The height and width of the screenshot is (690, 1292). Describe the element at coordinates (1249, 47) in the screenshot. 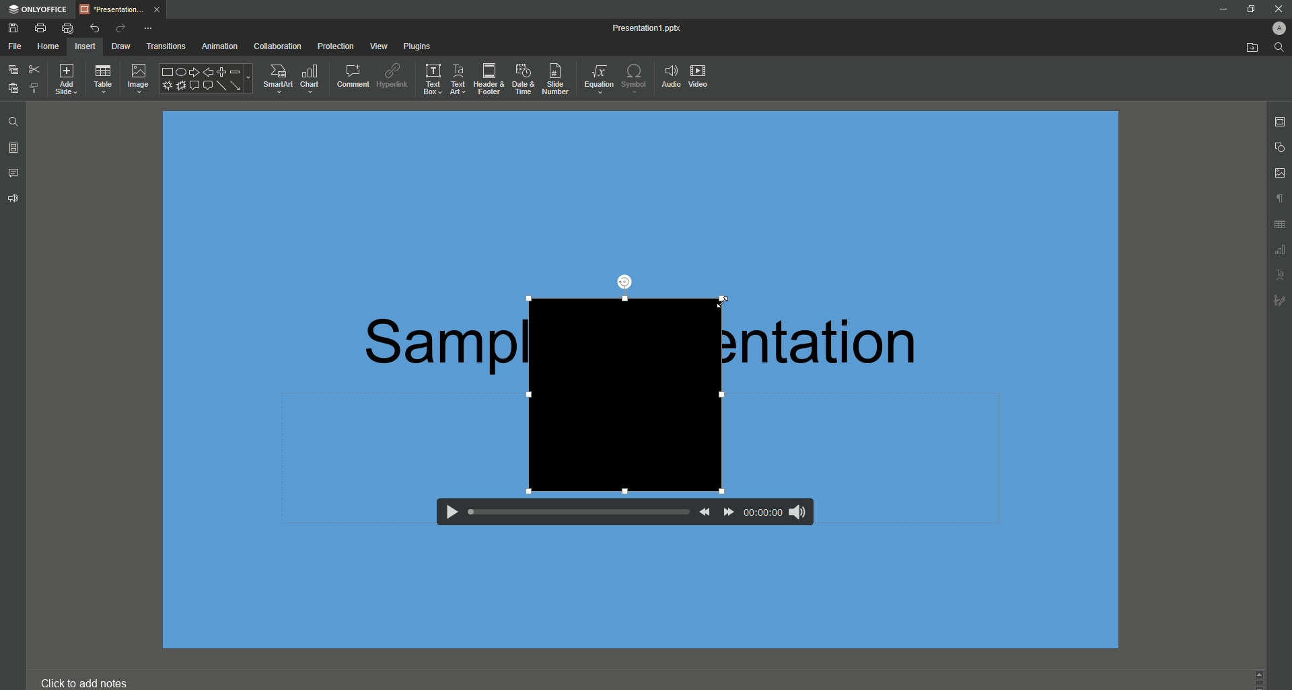

I see `Open From File` at that location.